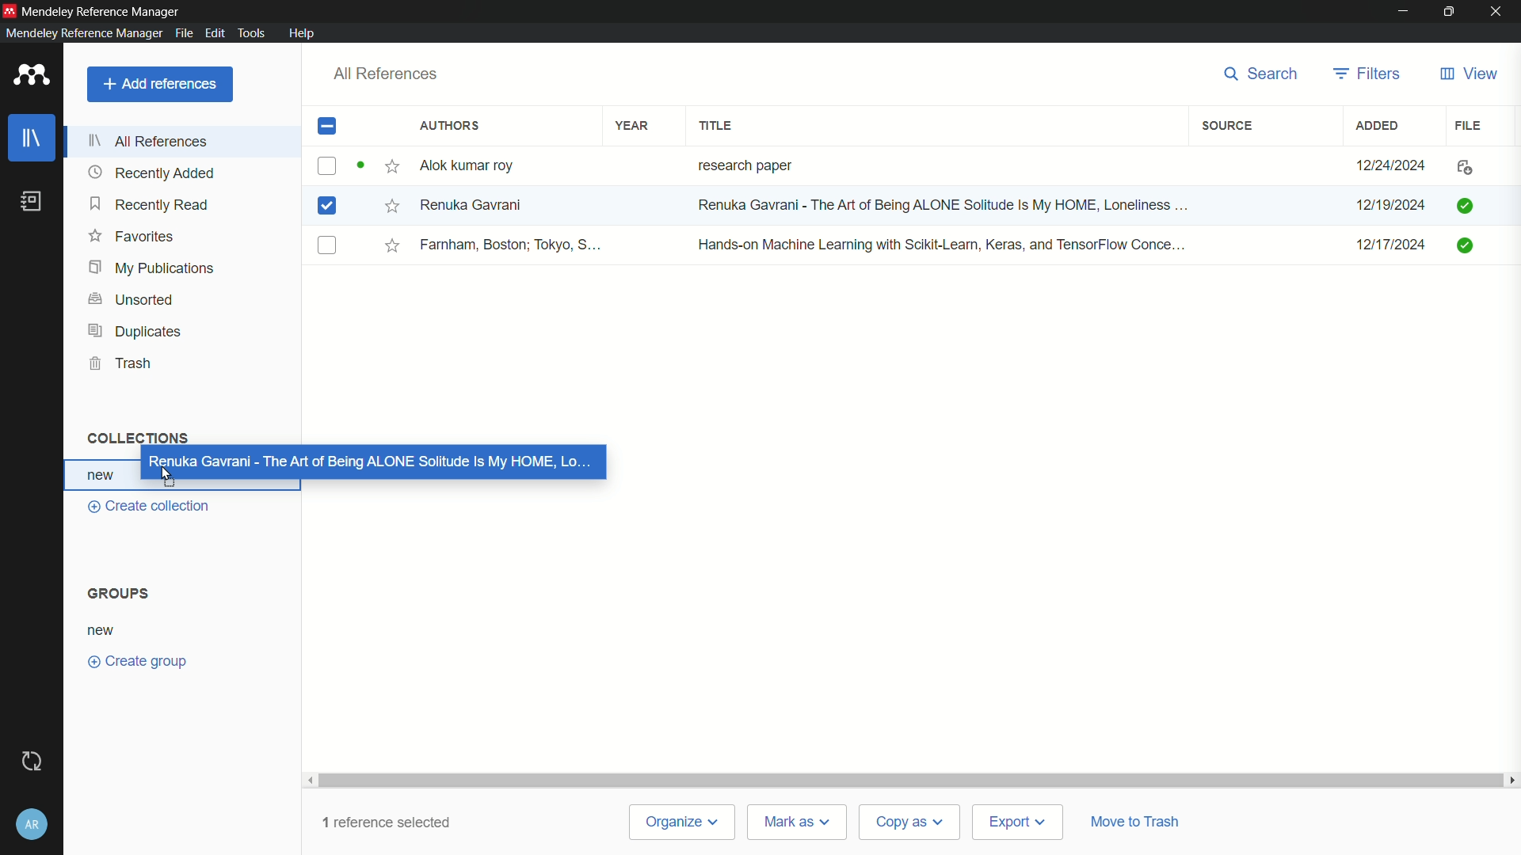 The image size is (1521, 855). Describe the element at coordinates (1401, 12) in the screenshot. I see `minimize` at that location.